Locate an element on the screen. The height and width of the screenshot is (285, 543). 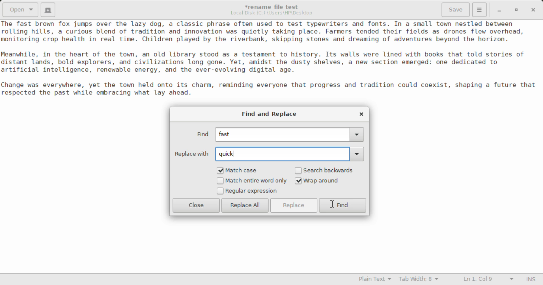
File Location is located at coordinates (273, 14).